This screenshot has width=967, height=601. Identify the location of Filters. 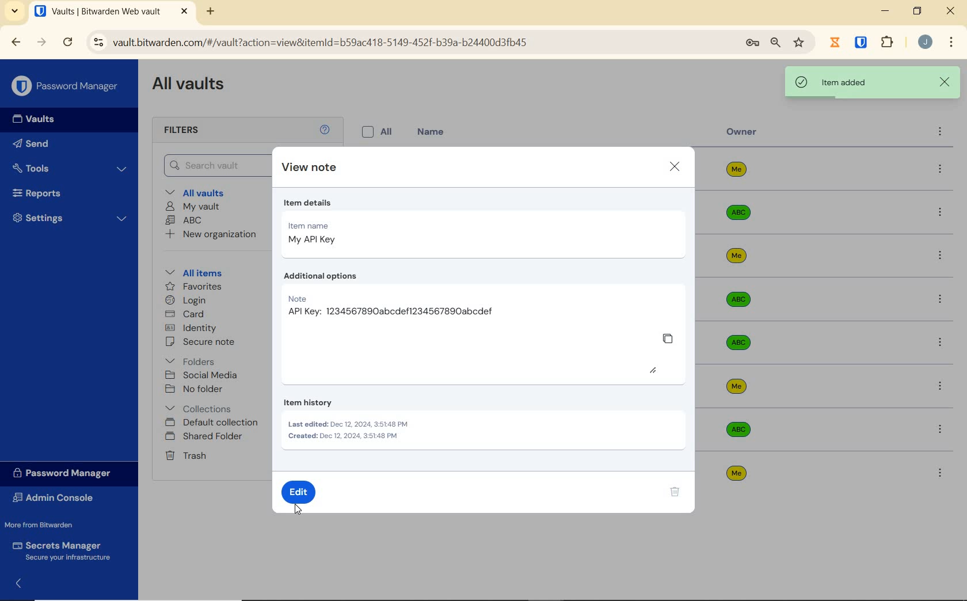
(184, 131).